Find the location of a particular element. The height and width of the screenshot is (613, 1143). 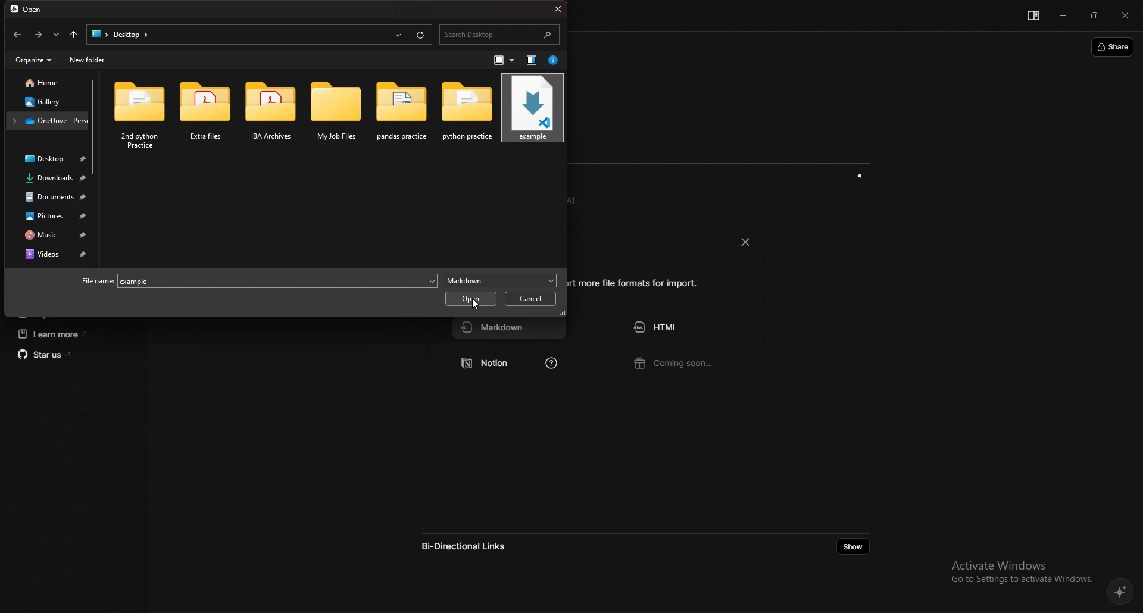

file name is located at coordinates (98, 282).